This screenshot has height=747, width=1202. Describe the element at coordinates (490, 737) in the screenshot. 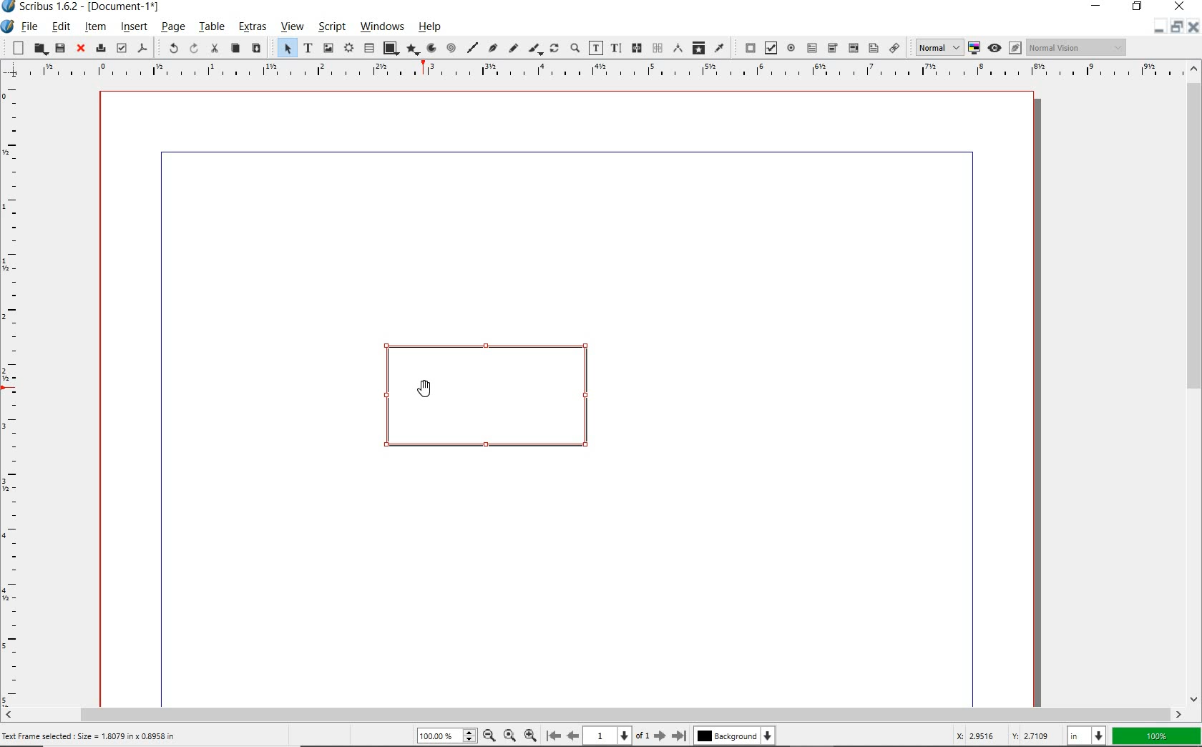

I see `Zoom Out` at that location.